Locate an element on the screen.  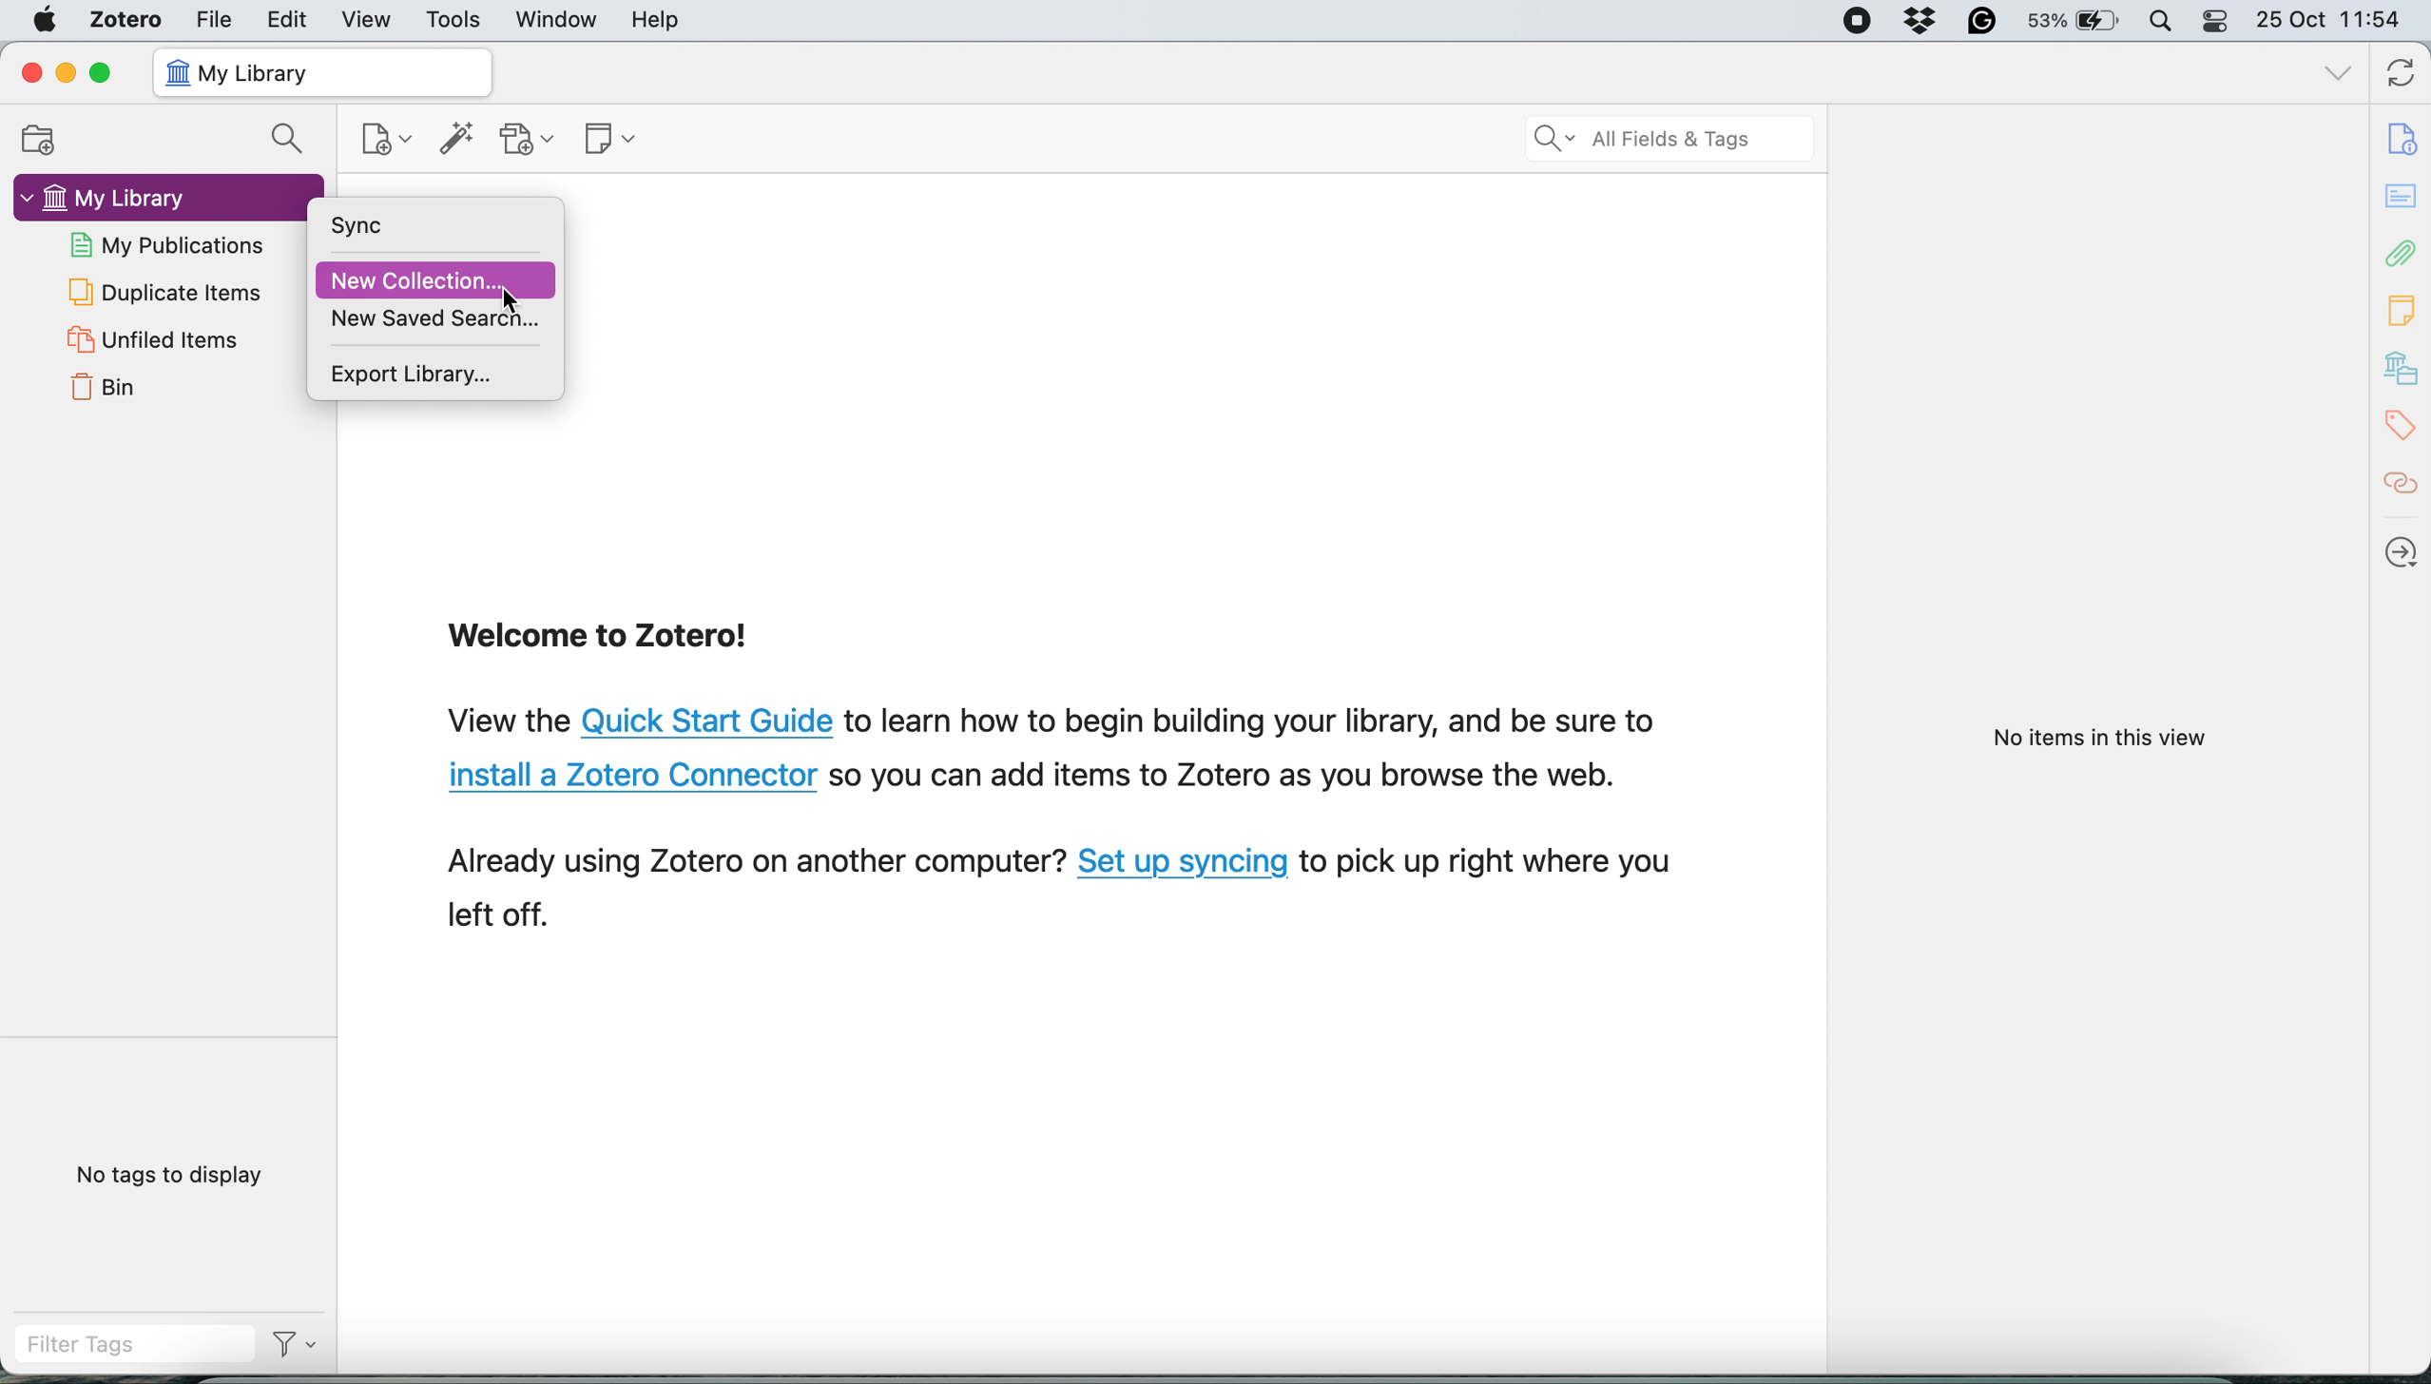
my publications is located at coordinates (172, 242).